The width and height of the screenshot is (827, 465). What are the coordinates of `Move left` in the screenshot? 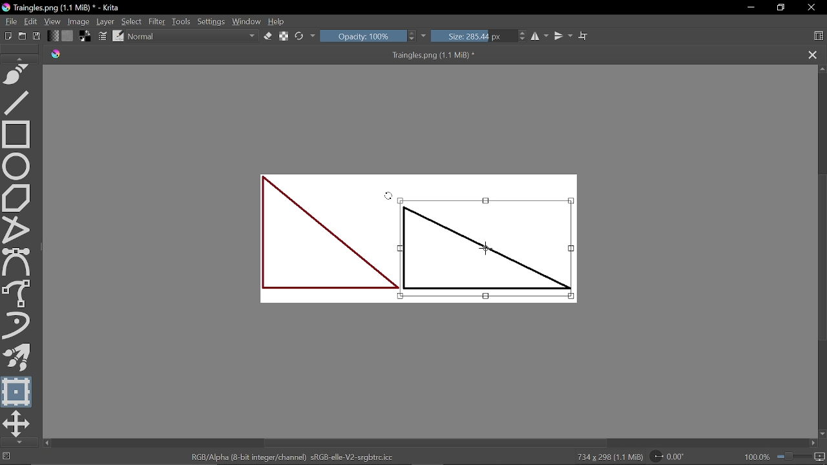 It's located at (47, 443).